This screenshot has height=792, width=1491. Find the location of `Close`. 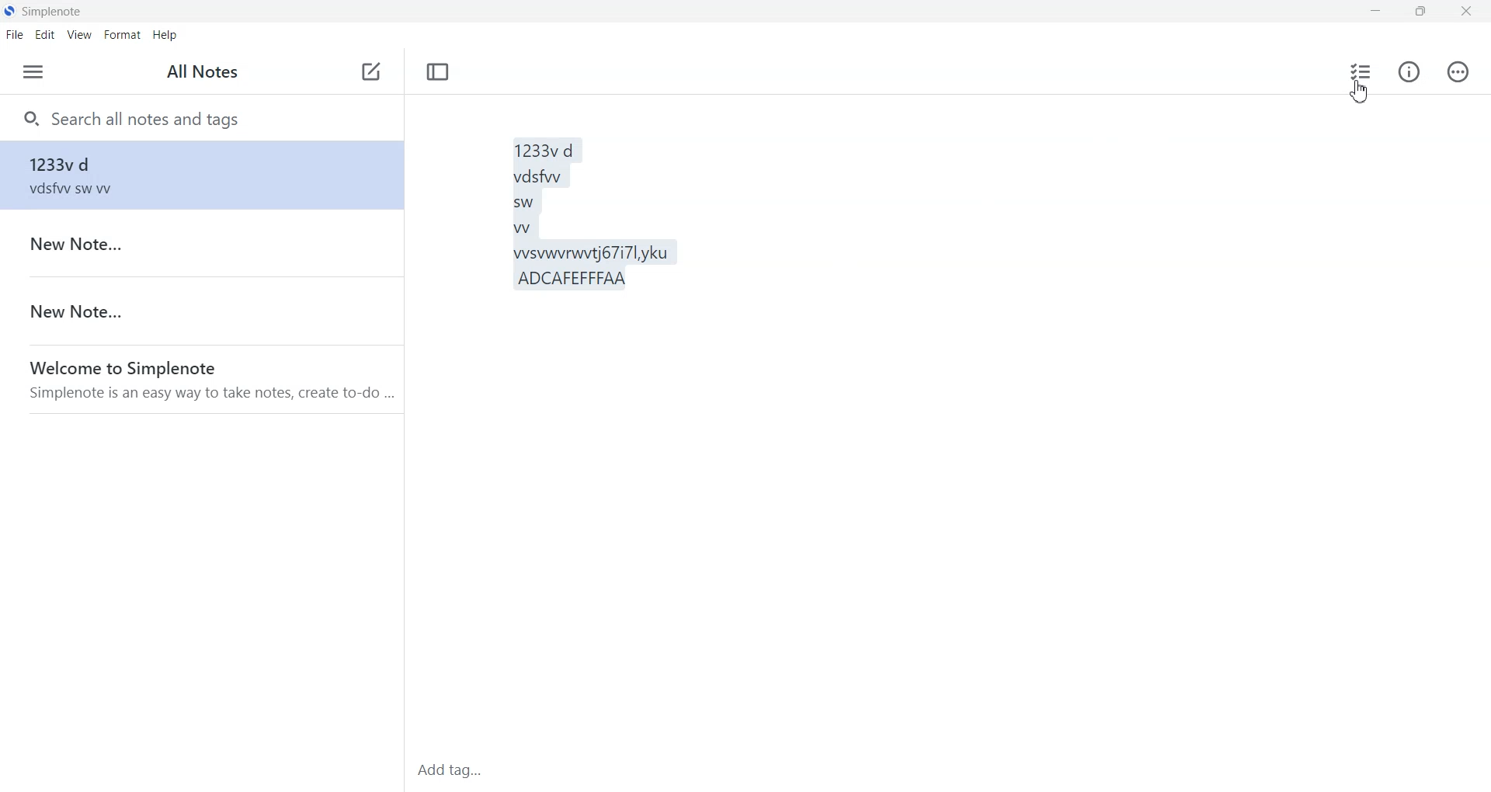

Close is located at coordinates (1465, 12).